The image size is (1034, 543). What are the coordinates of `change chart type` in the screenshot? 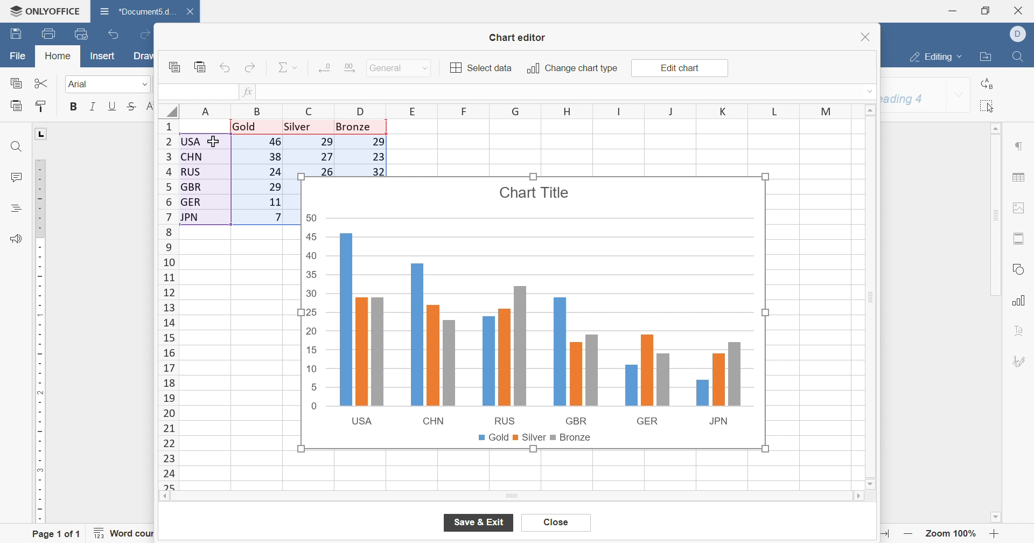 It's located at (572, 68).